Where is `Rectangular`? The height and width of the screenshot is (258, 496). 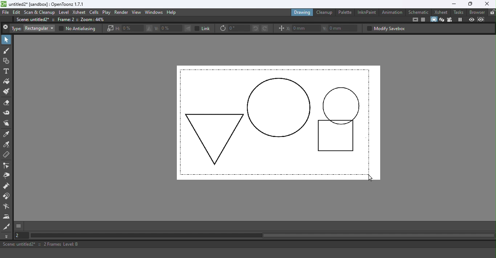 Rectangular is located at coordinates (39, 28).